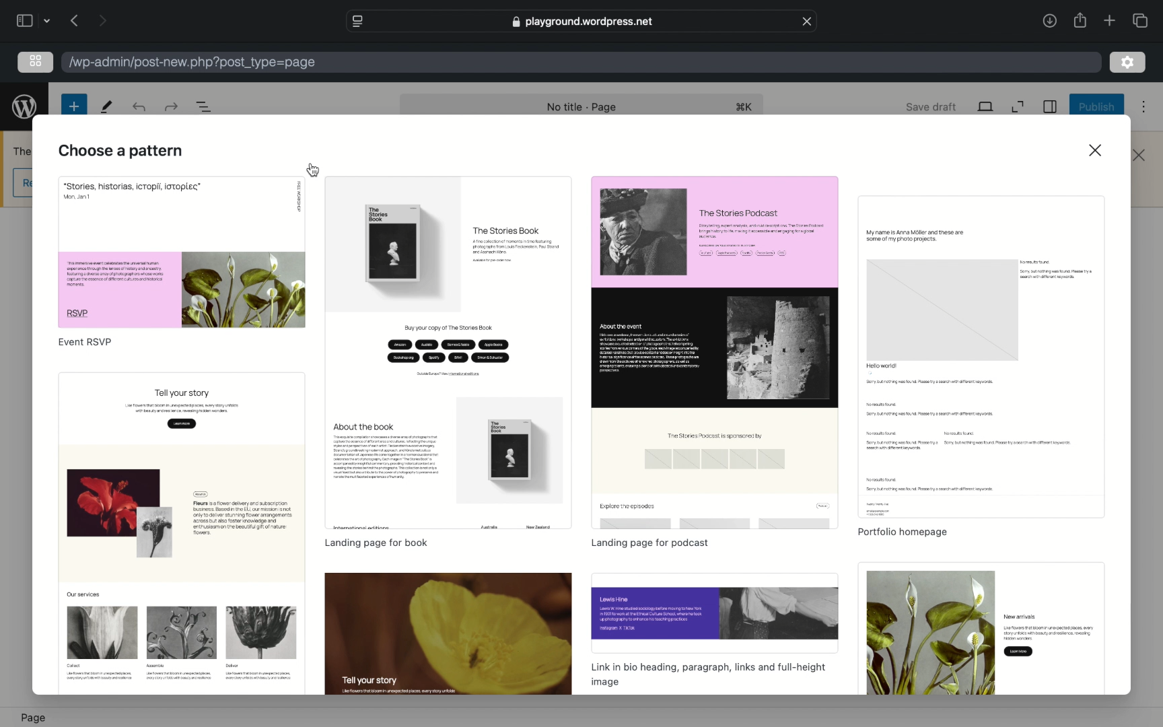 The height and width of the screenshot is (727, 1163). Describe the element at coordinates (1094, 149) in the screenshot. I see `close` at that location.